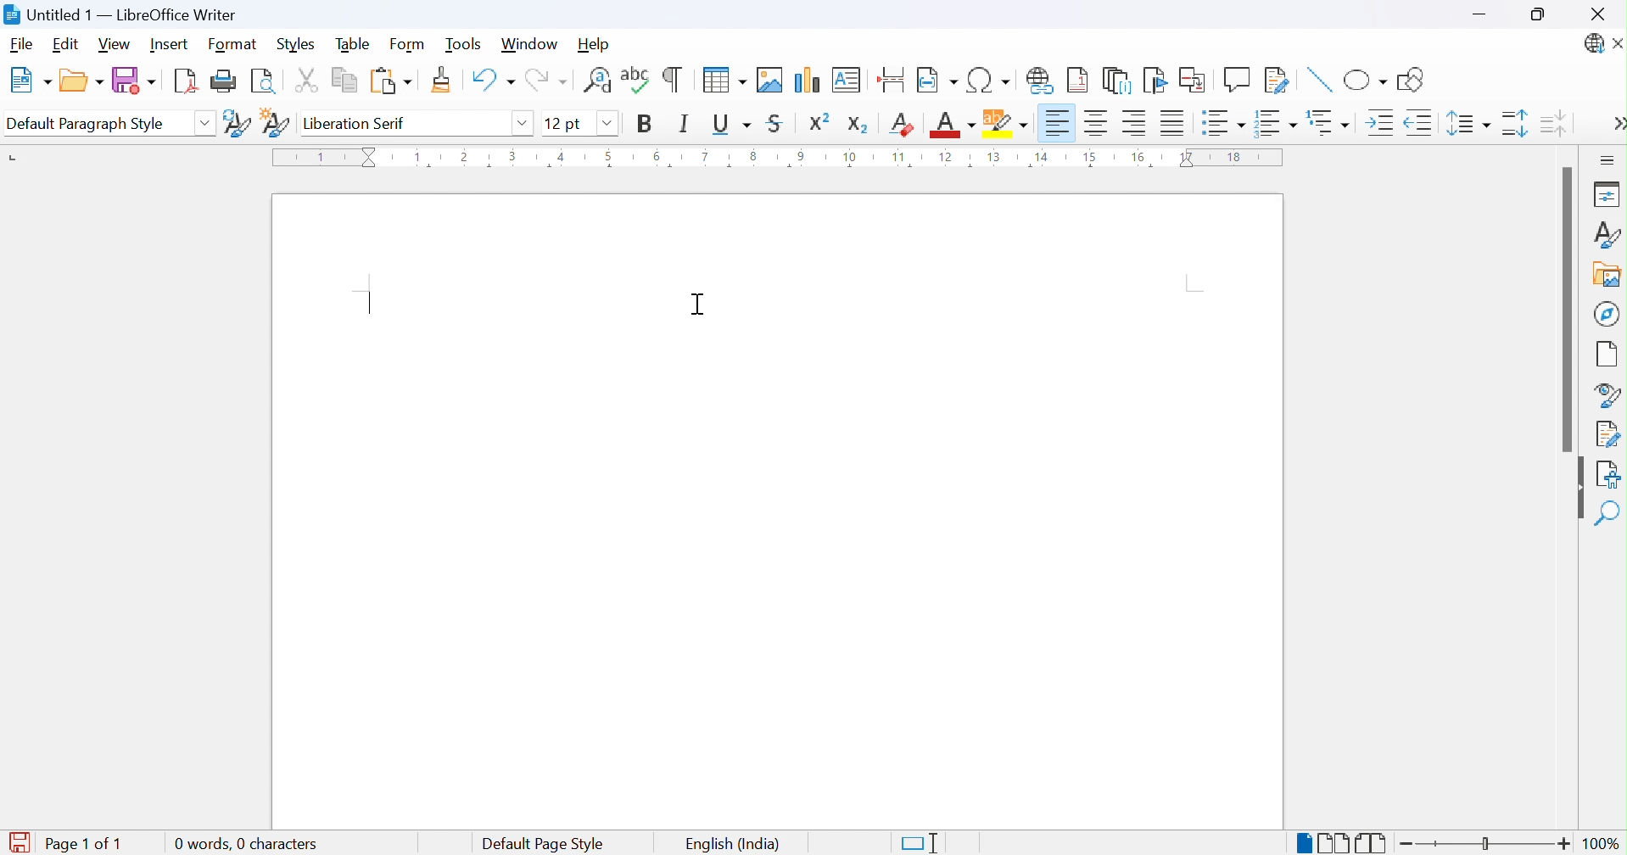 This screenshot has height=855, width=1627. Describe the element at coordinates (1367, 81) in the screenshot. I see `Basic shapes` at that location.